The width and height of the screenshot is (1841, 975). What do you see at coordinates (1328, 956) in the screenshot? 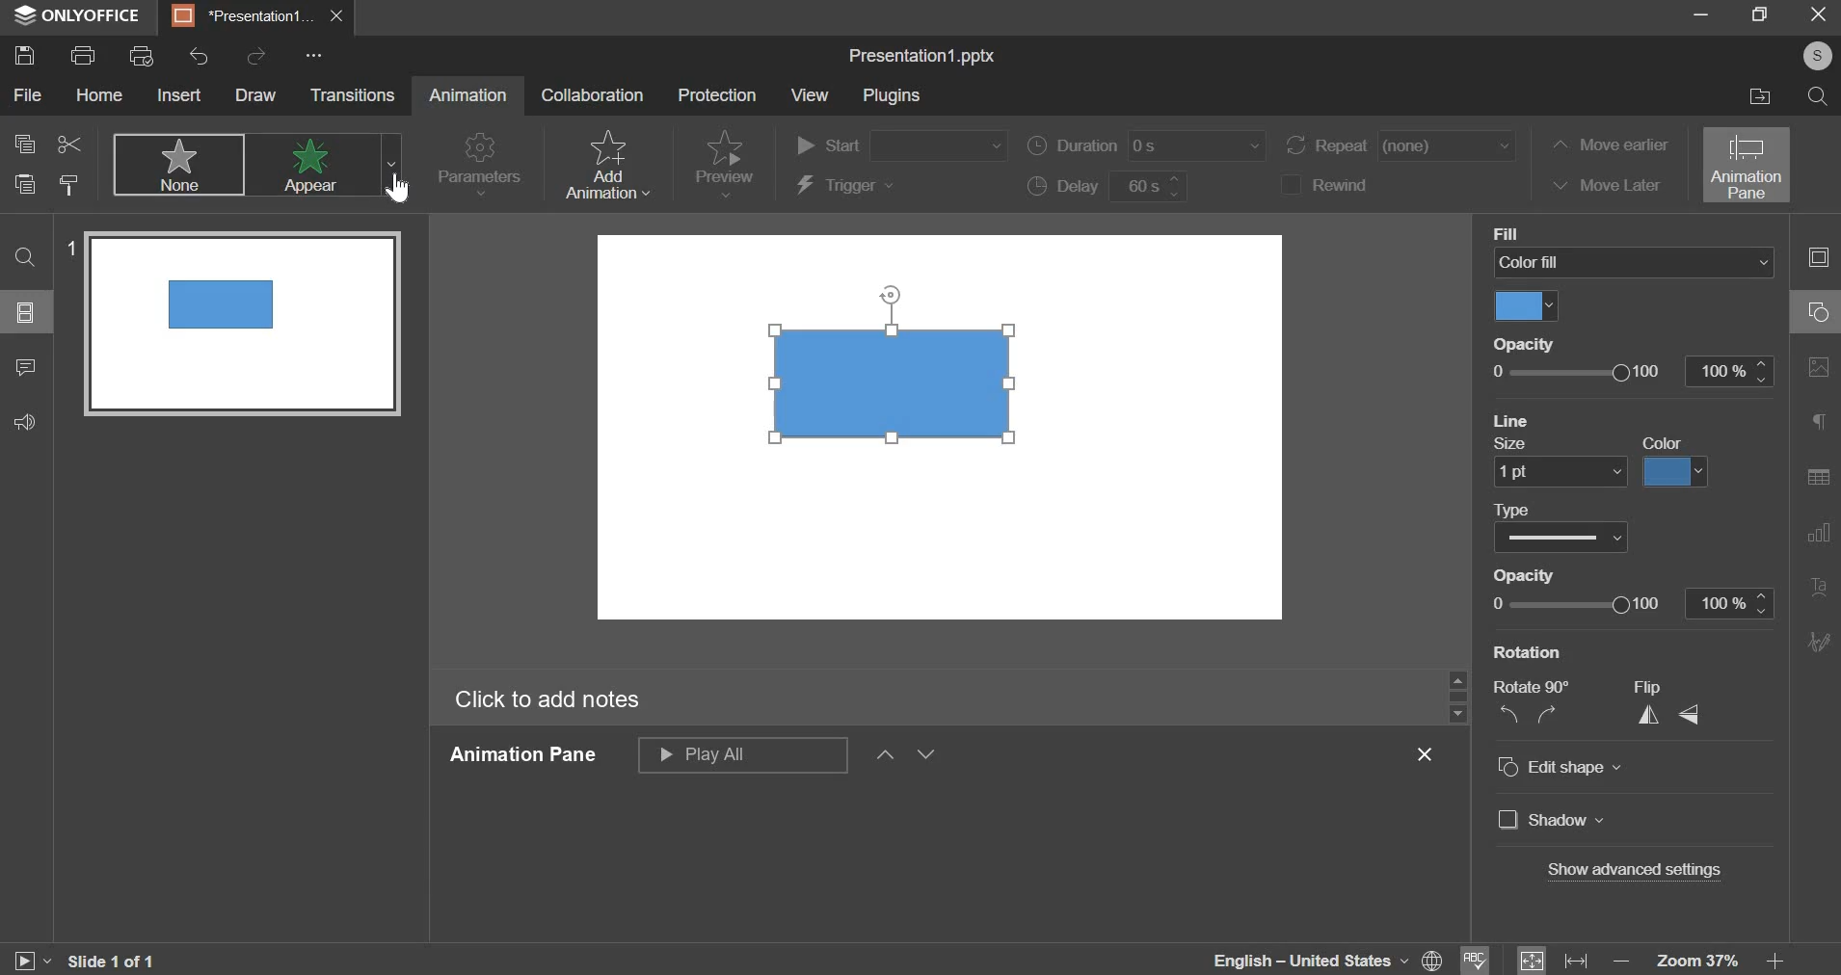
I see `english -United Staes` at bounding box center [1328, 956].